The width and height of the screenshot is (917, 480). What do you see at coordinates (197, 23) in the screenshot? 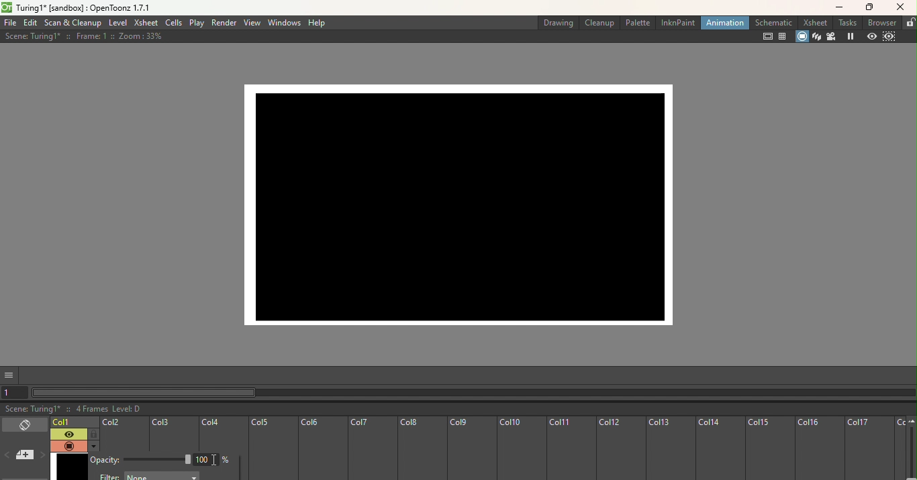
I see `Play` at bounding box center [197, 23].